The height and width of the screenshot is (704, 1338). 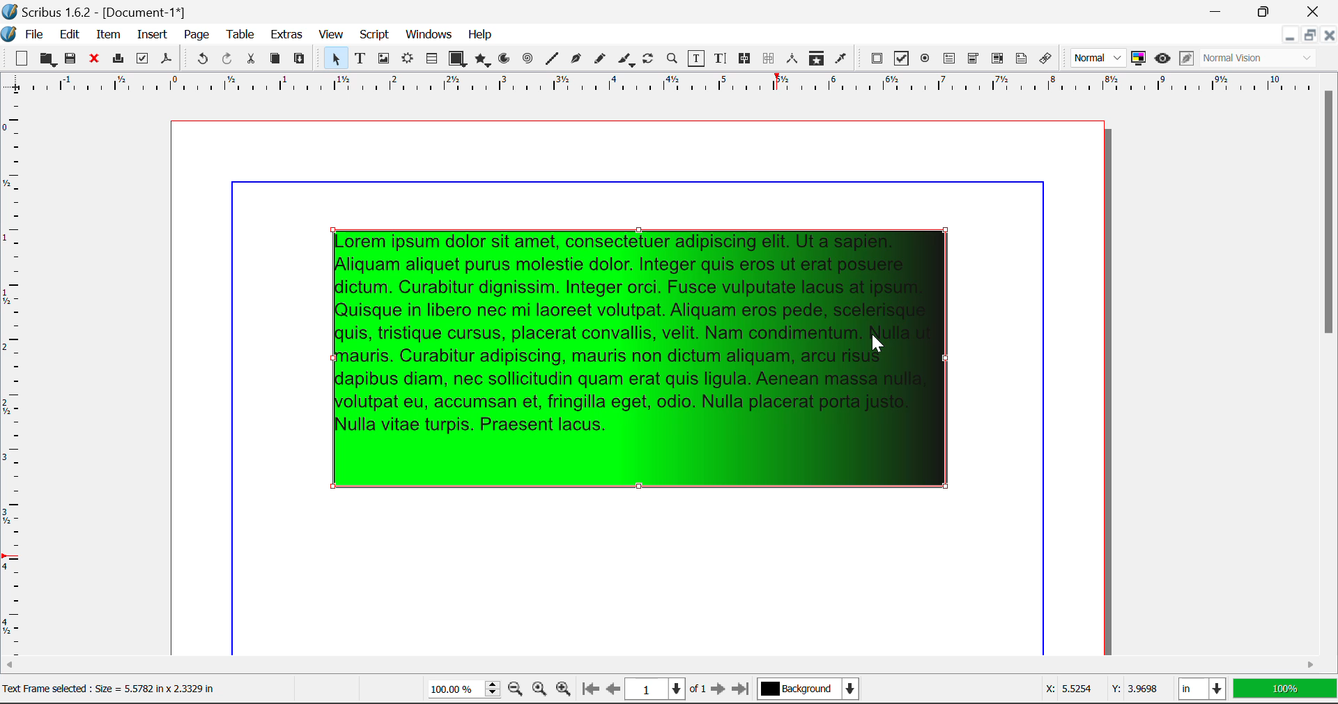 What do you see at coordinates (427, 35) in the screenshot?
I see `Windows` at bounding box center [427, 35].